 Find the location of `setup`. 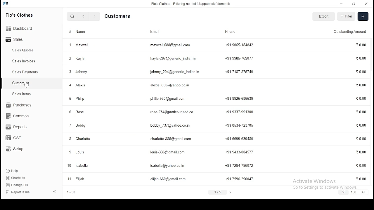

setup is located at coordinates (17, 149).